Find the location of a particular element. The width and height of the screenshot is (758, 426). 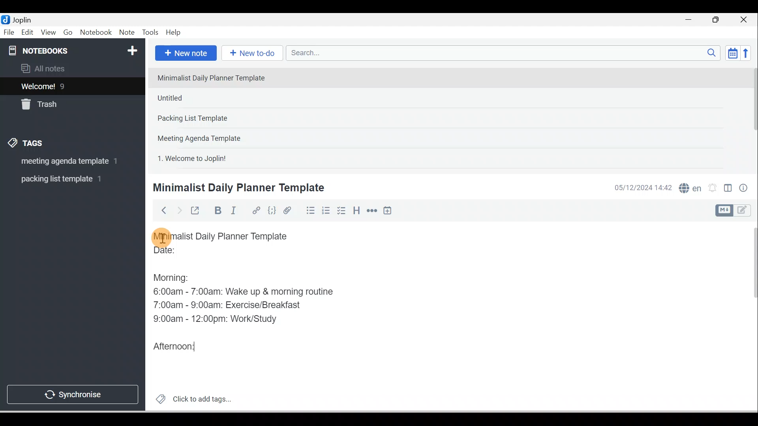

Toggle editor layout is located at coordinates (736, 211).